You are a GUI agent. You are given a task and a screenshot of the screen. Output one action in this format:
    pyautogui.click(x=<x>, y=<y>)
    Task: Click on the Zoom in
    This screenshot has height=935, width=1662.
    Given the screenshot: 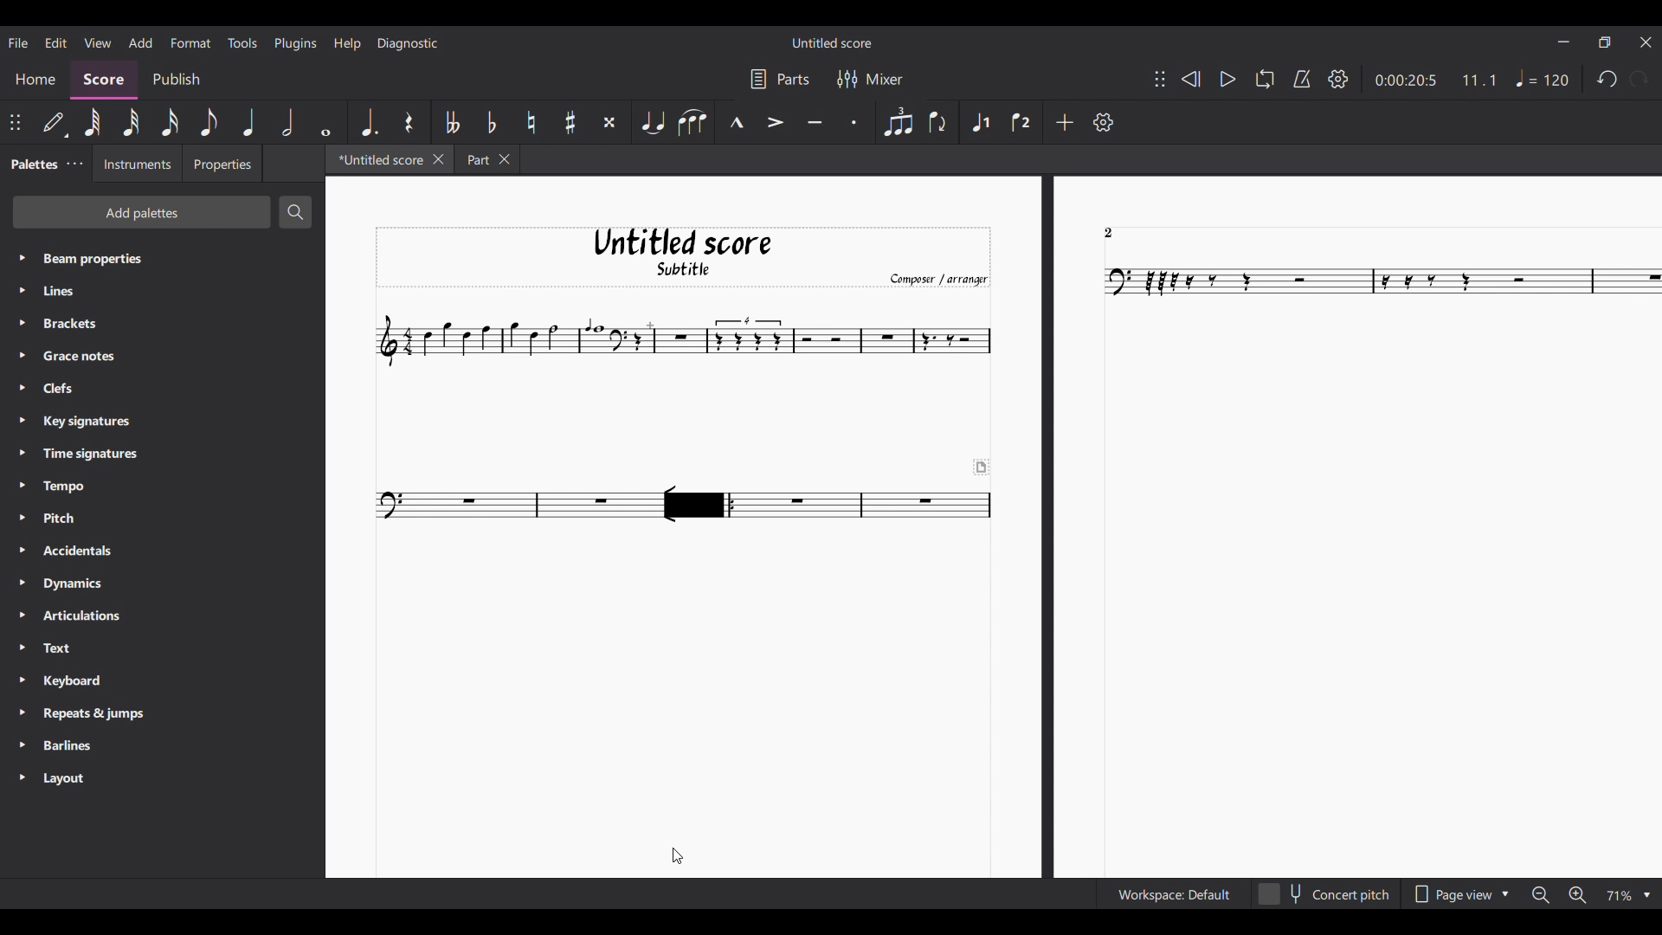 What is the action you would take?
    pyautogui.click(x=1577, y=894)
    